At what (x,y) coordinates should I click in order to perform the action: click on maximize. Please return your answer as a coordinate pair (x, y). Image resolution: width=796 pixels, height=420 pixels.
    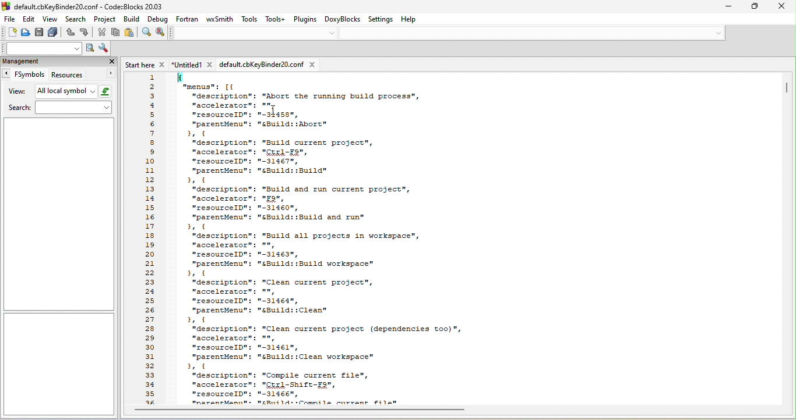
    Looking at the image, I should click on (751, 8).